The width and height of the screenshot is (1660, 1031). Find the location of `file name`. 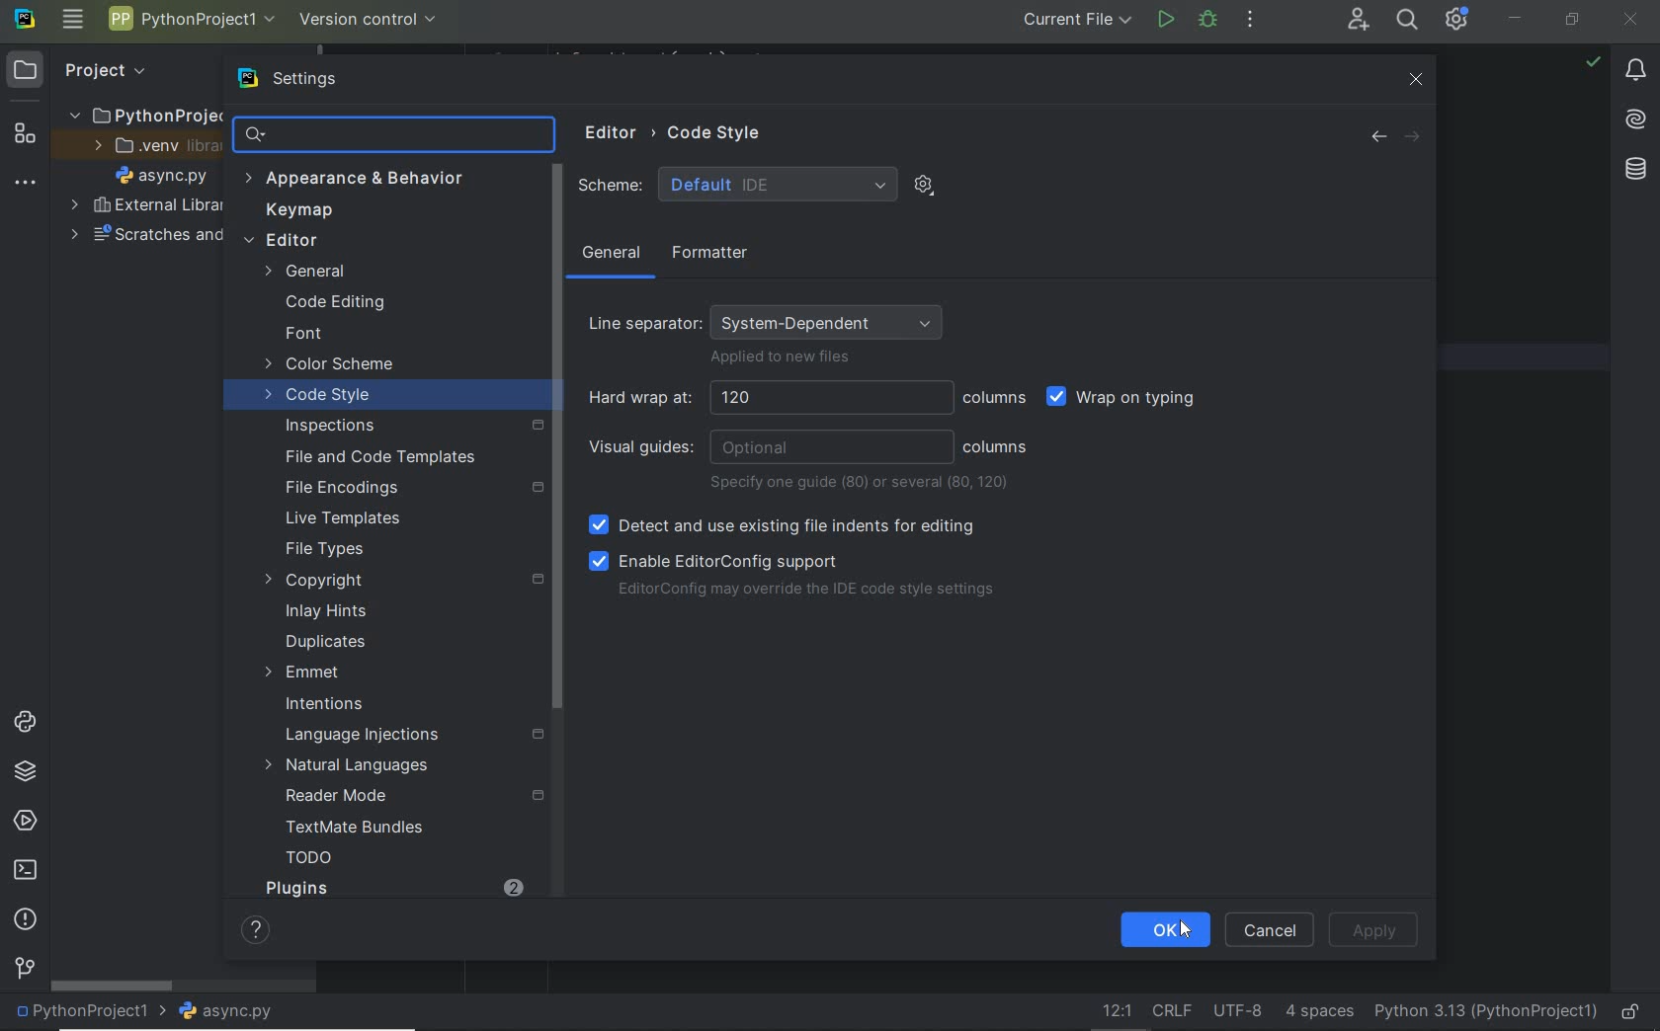

file name is located at coordinates (166, 178).